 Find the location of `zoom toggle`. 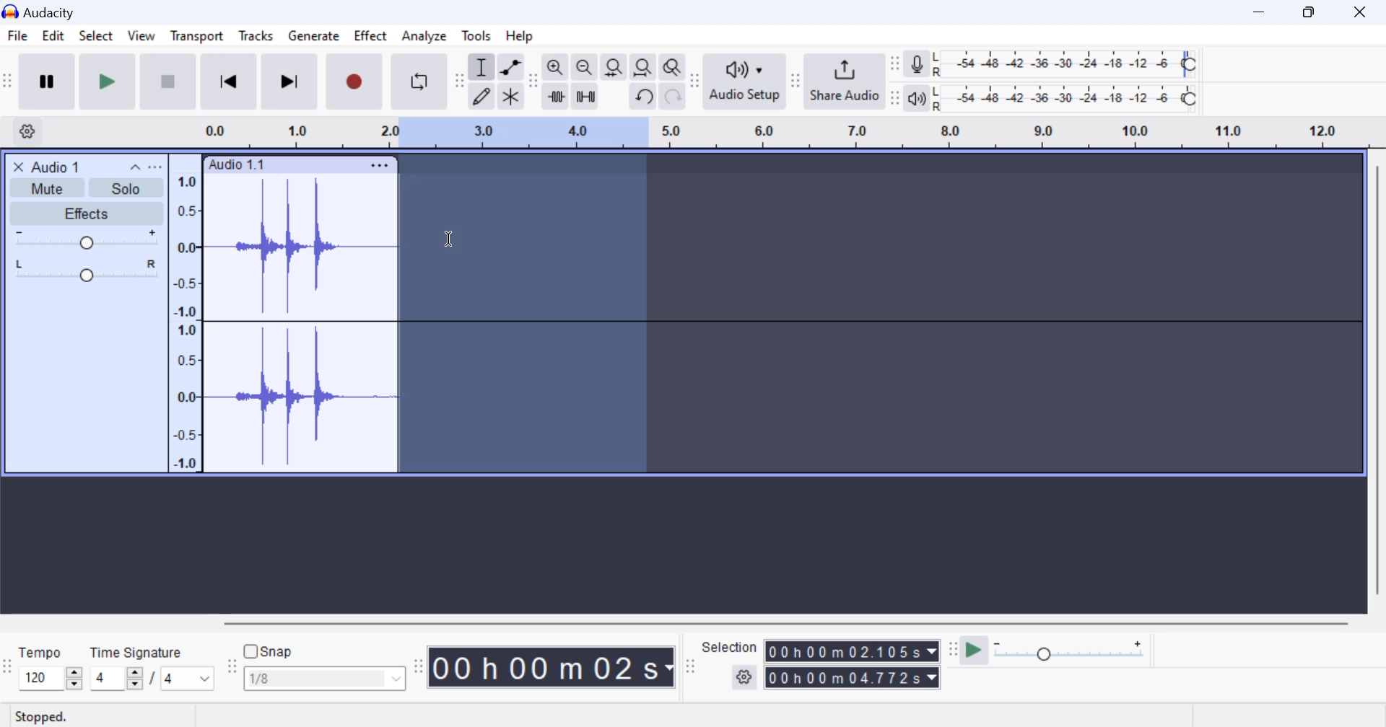

zoom toggle is located at coordinates (674, 69).